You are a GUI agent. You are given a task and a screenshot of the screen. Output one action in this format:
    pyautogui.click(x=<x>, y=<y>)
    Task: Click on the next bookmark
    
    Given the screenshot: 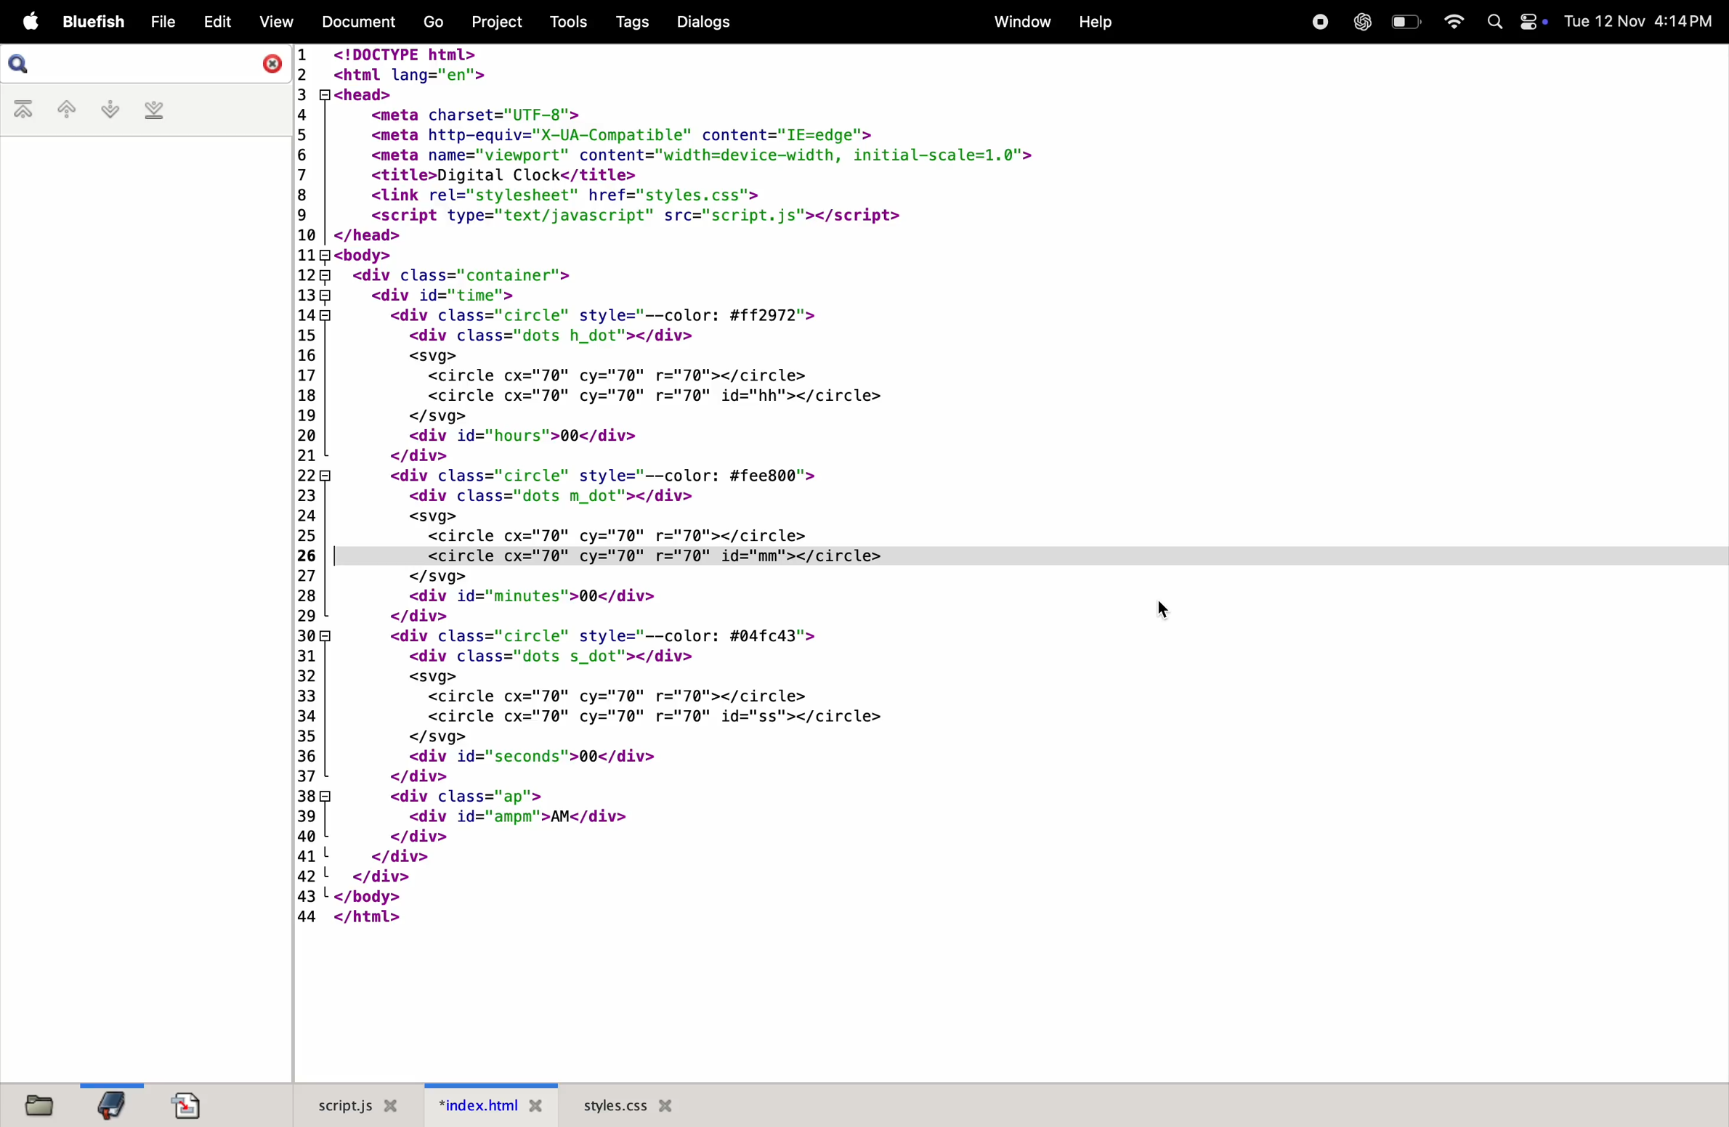 What is the action you would take?
    pyautogui.click(x=106, y=110)
    